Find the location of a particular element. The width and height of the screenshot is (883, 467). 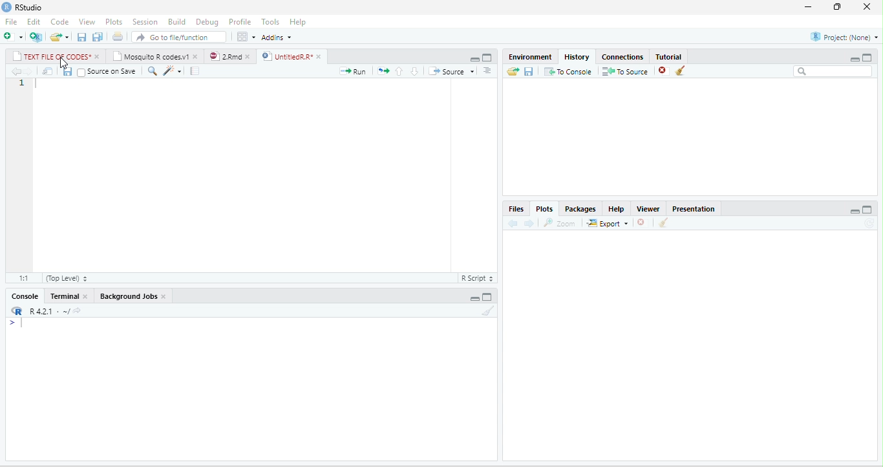

search file is located at coordinates (178, 37).